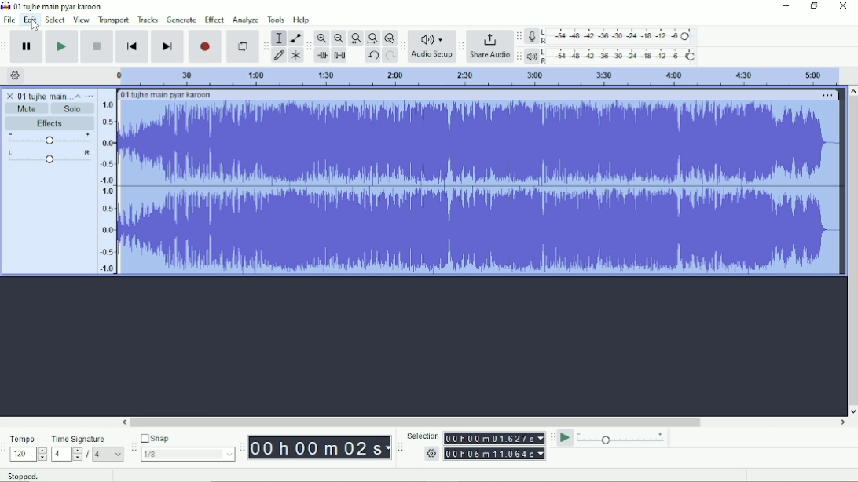 The image size is (858, 482). I want to click on Audacity playback meter toolbar, so click(519, 57).